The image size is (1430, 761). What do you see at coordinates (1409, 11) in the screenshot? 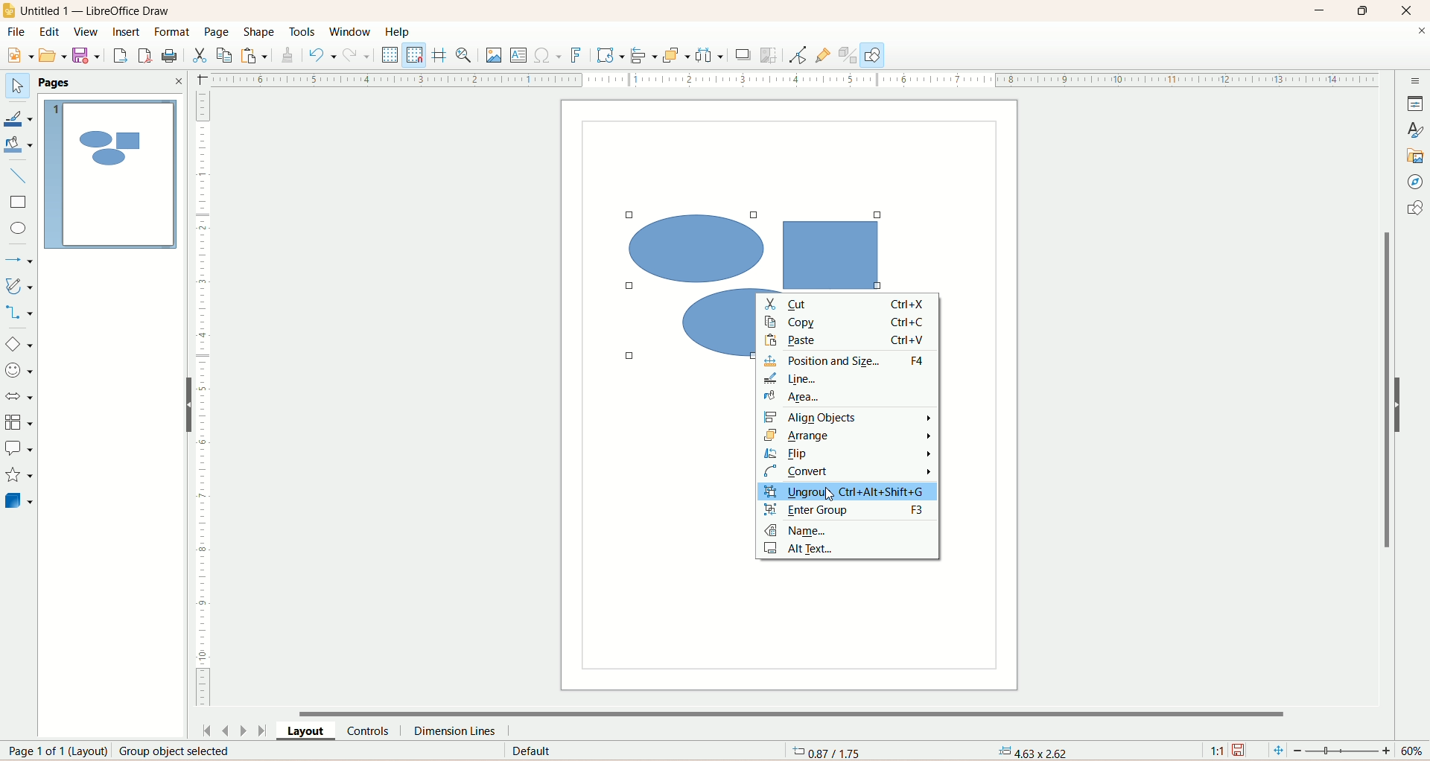
I see `close` at bounding box center [1409, 11].